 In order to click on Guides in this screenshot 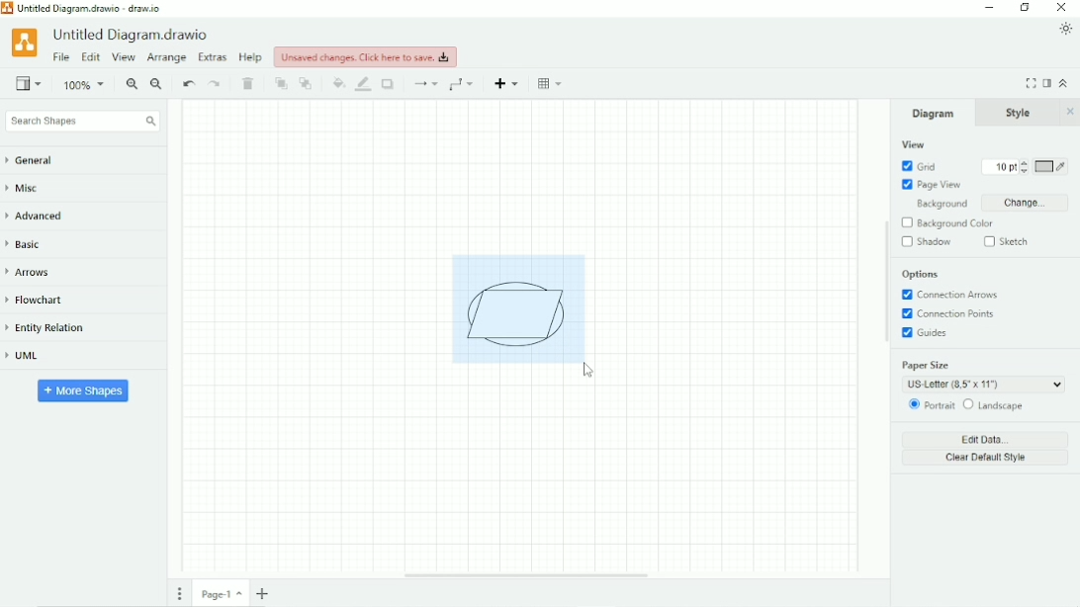, I will do `click(928, 334)`.